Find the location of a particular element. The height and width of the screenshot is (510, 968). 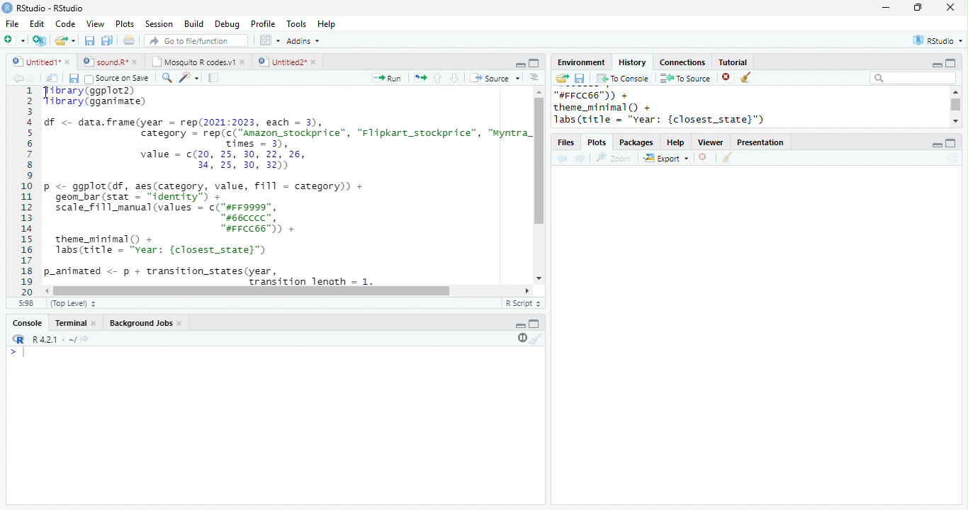

line numbering is located at coordinates (26, 192).